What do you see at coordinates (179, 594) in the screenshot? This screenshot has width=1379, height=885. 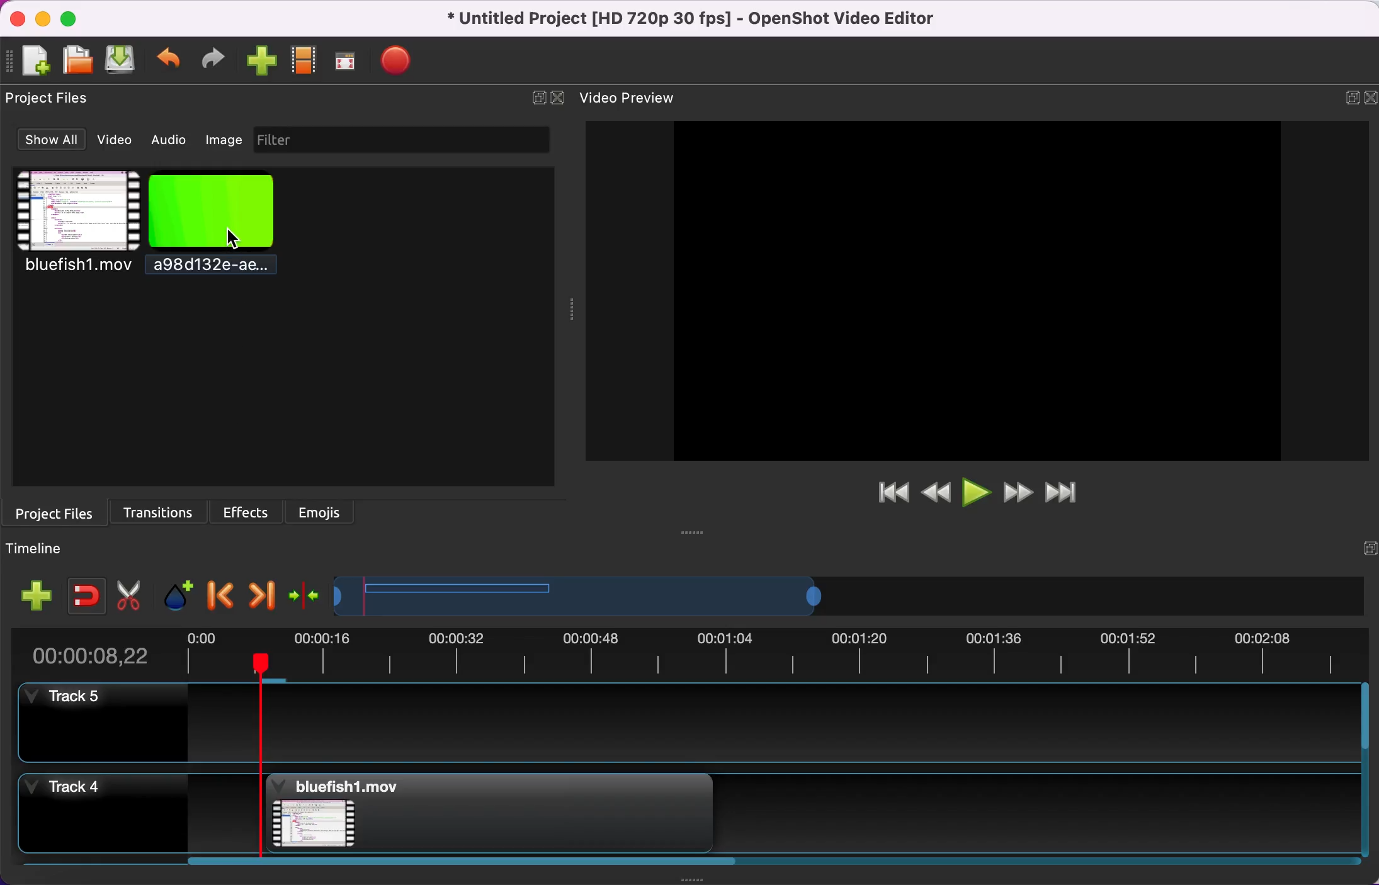 I see `add marker` at bounding box center [179, 594].